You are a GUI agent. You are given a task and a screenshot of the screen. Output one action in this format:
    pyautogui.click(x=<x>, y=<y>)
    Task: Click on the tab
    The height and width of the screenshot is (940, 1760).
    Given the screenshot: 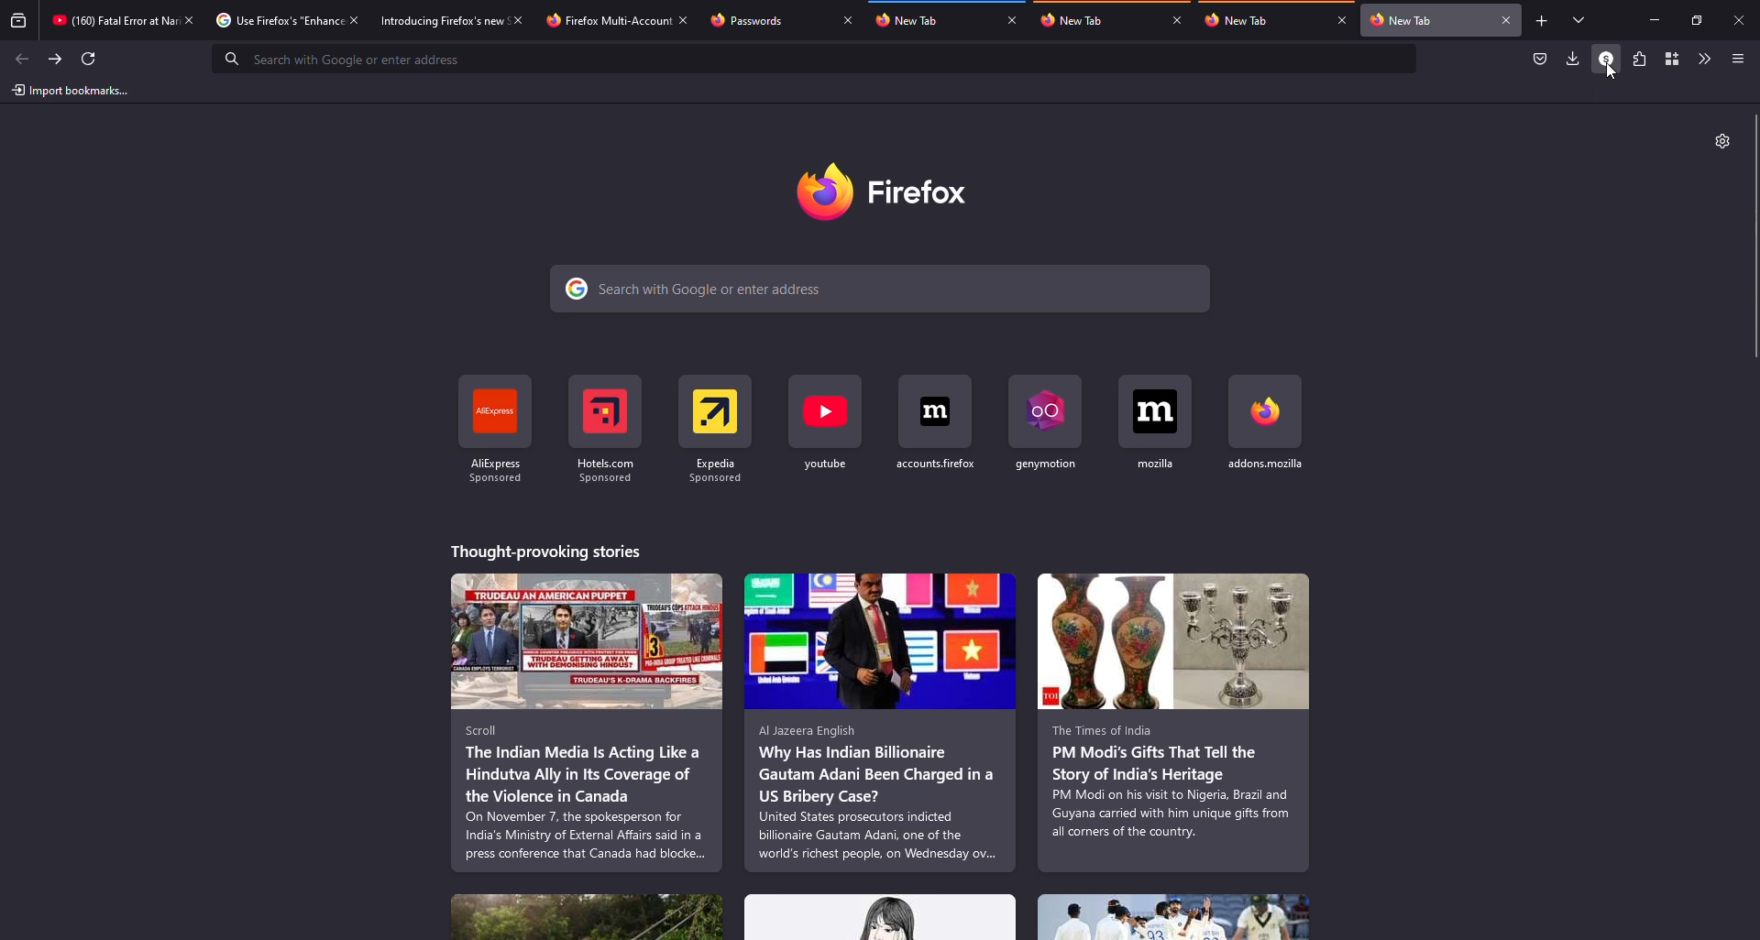 What is the action you would take?
    pyautogui.click(x=100, y=18)
    